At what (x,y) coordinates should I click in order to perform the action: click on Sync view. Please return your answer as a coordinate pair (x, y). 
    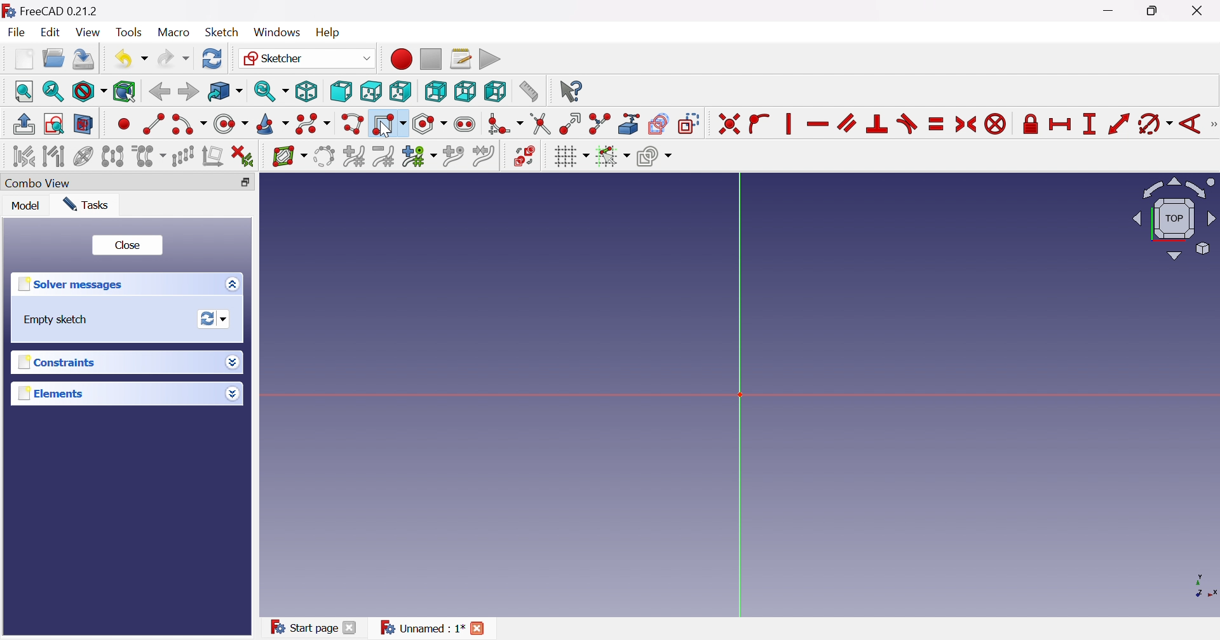
    Looking at the image, I should click on (271, 91).